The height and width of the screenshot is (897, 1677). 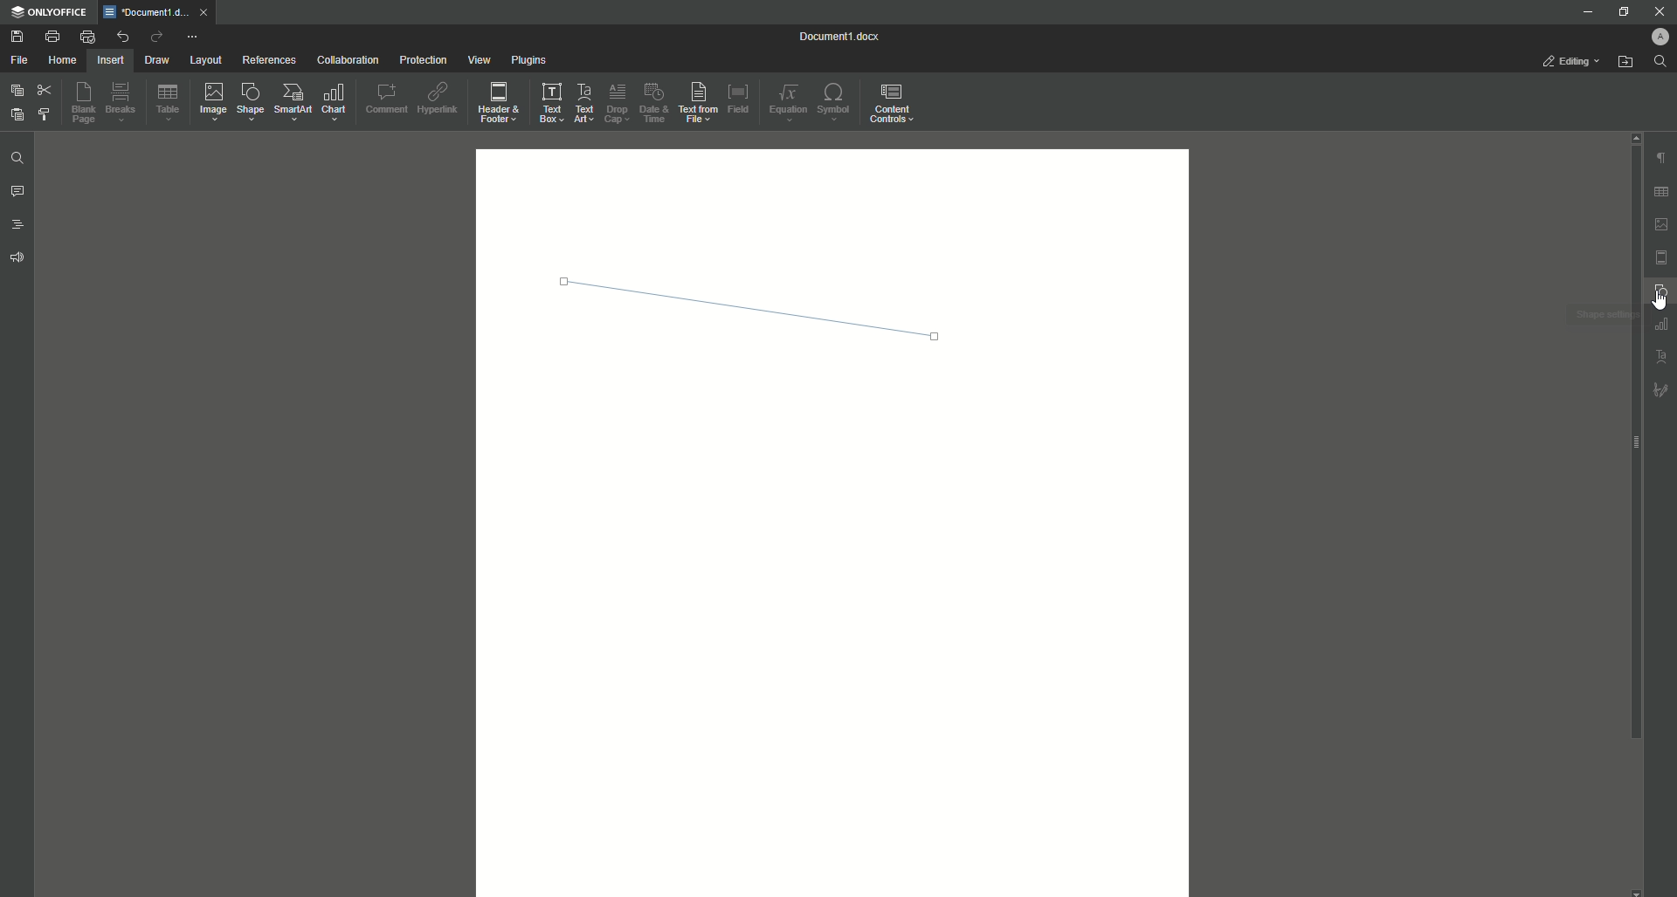 What do you see at coordinates (1619, 438) in the screenshot?
I see `Scroll bar` at bounding box center [1619, 438].